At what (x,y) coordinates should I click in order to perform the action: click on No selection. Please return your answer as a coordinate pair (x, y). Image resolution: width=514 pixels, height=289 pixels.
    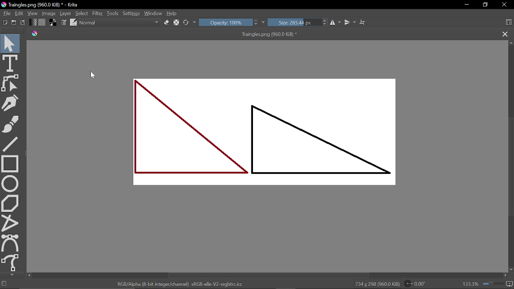
    Looking at the image, I should click on (5, 284).